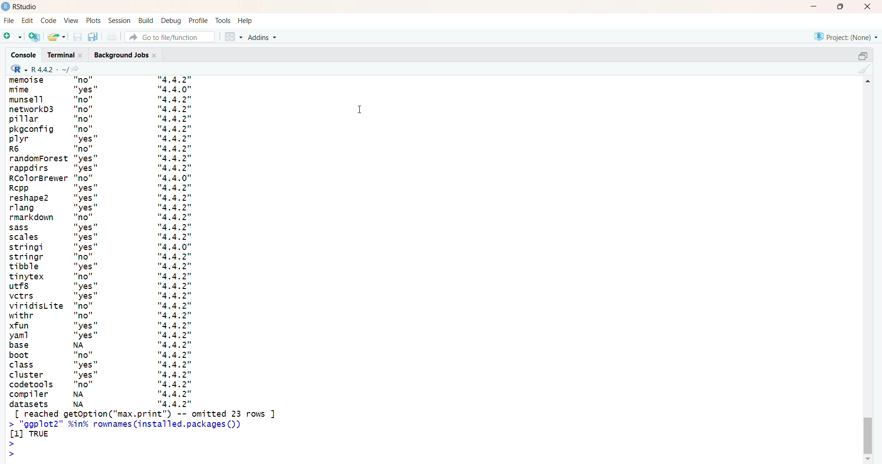 Image resolution: width=882 pixels, height=464 pixels. I want to click on build, so click(147, 21).